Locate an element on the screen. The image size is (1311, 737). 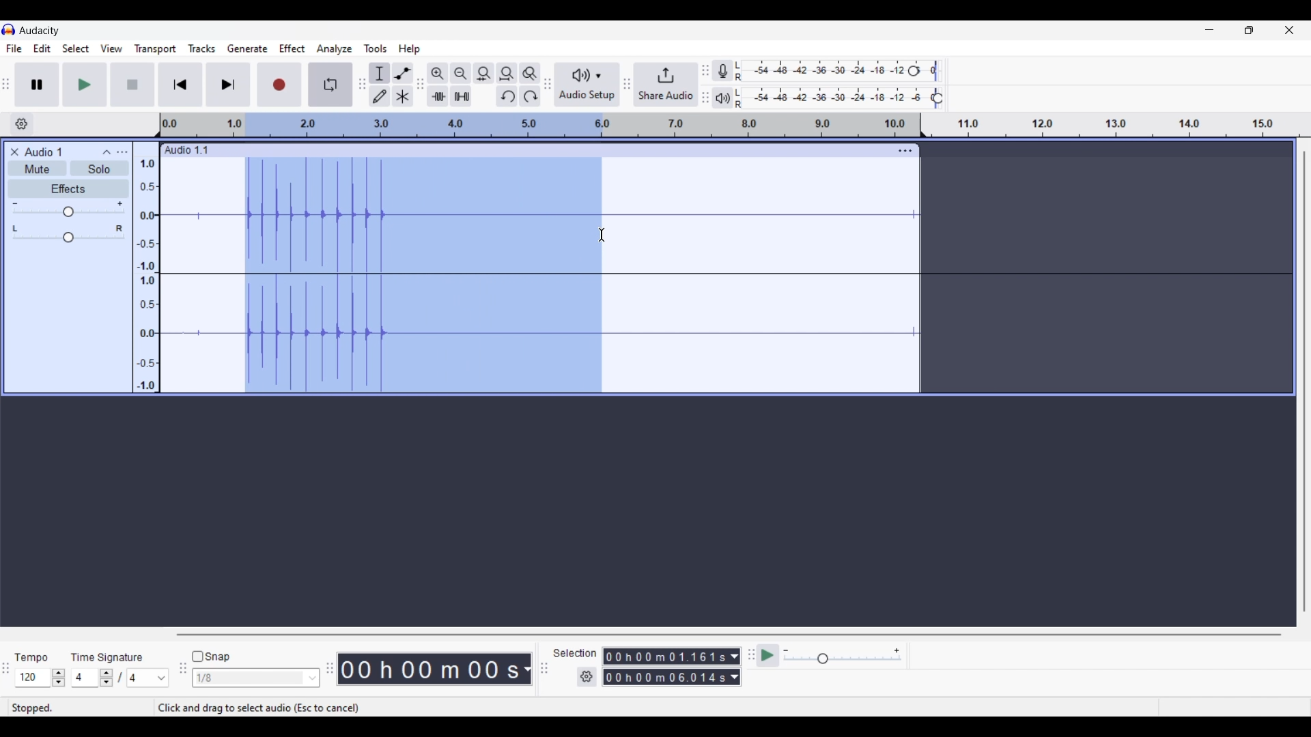
Snap options is located at coordinates (313, 678).